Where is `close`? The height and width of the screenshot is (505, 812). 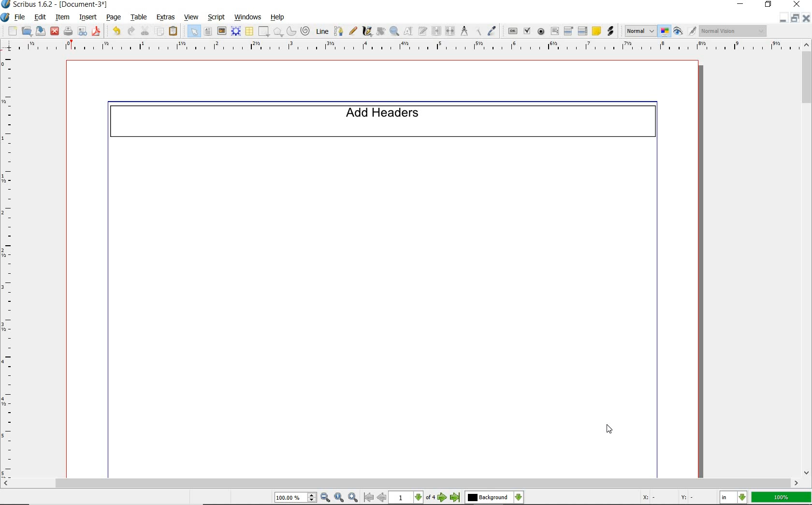 close is located at coordinates (807, 18).